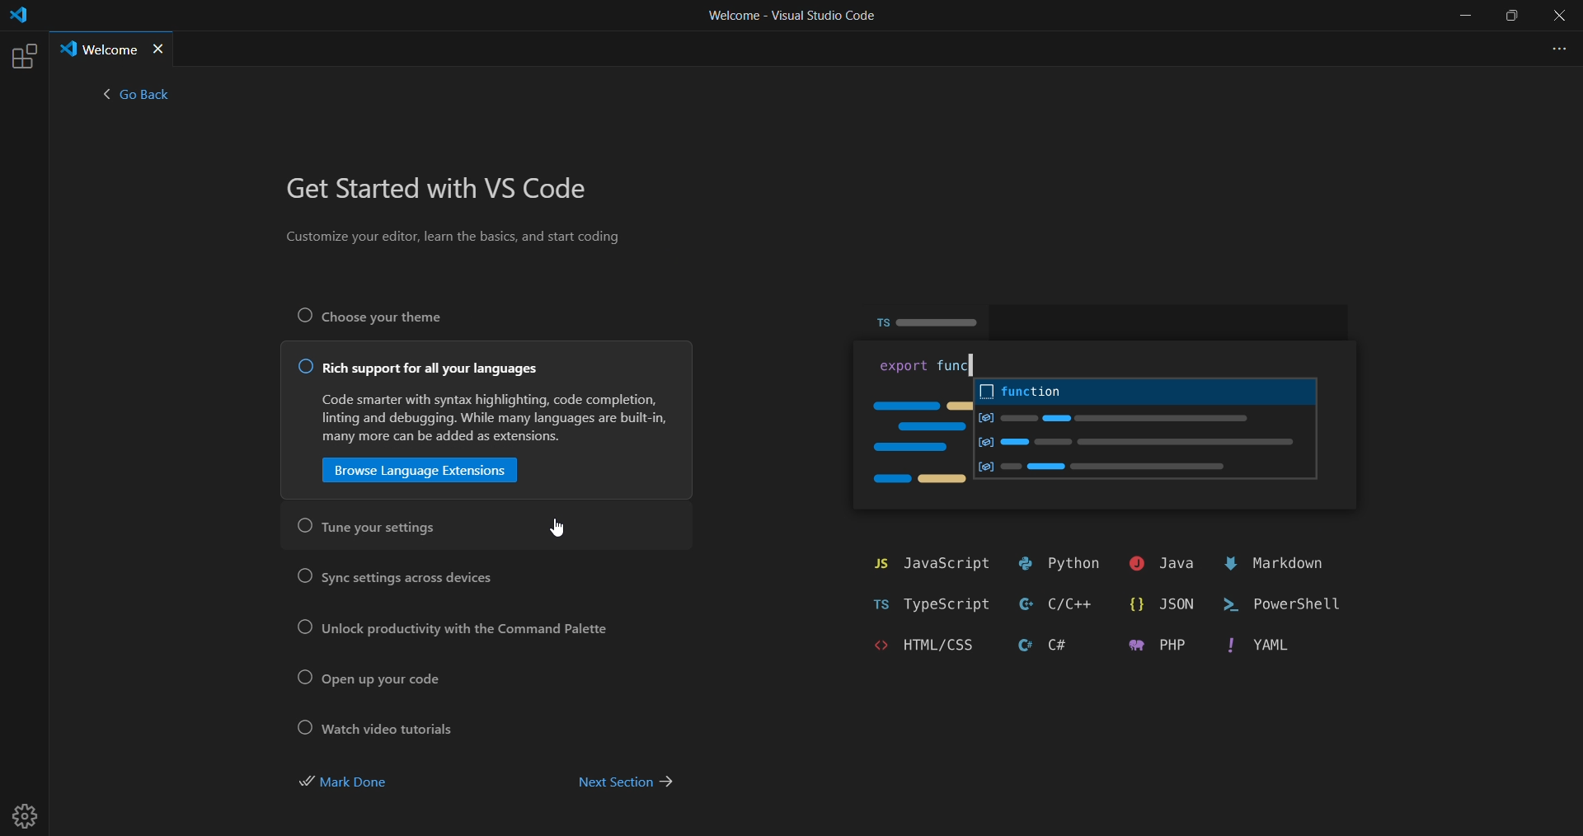  Describe the element at coordinates (136, 98) in the screenshot. I see `< go back` at that location.